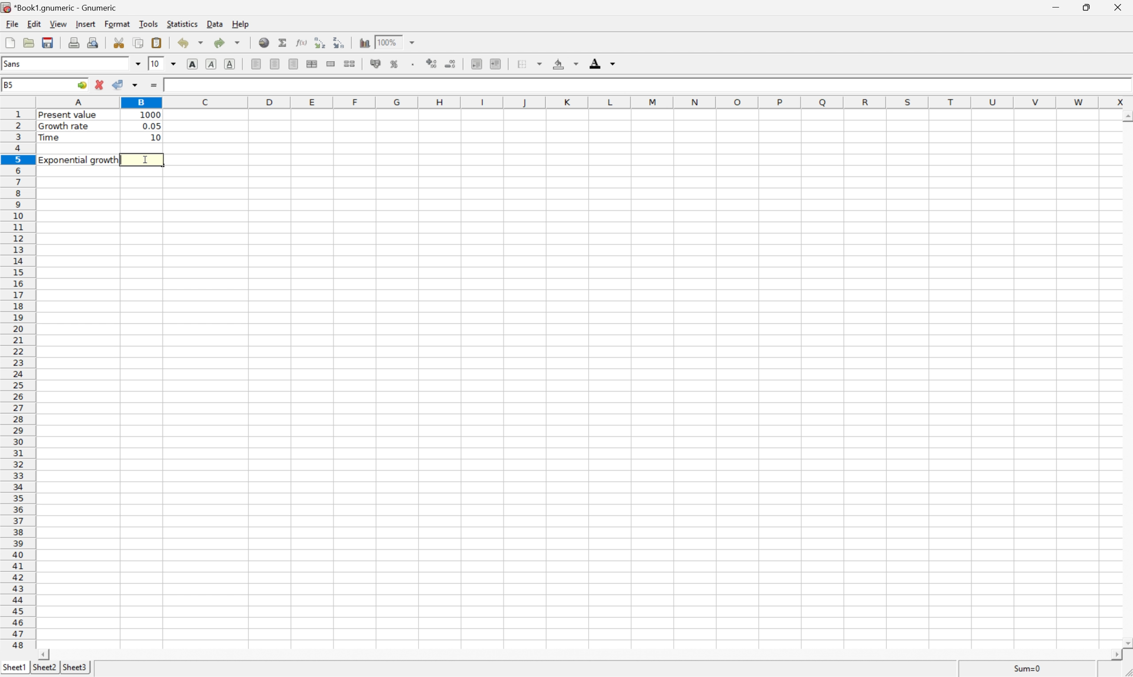 The width and height of the screenshot is (1133, 677). Describe the element at coordinates (138, 42) in the screenshot. I see `Copy the selection` at that location.